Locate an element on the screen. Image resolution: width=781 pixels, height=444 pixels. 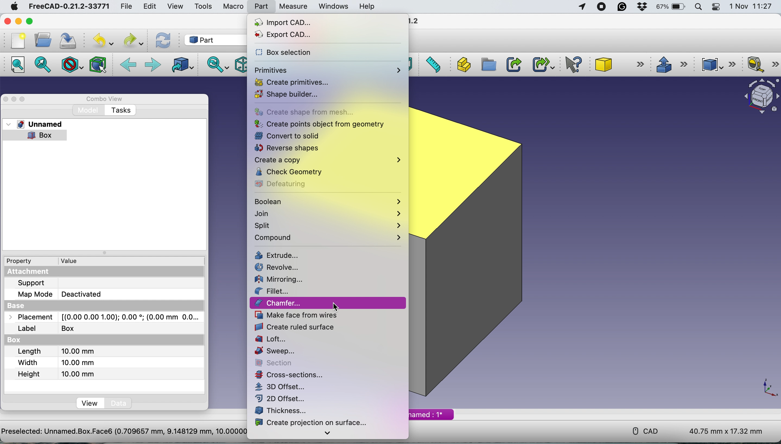
make sub link is located at coordinates (543, 65).